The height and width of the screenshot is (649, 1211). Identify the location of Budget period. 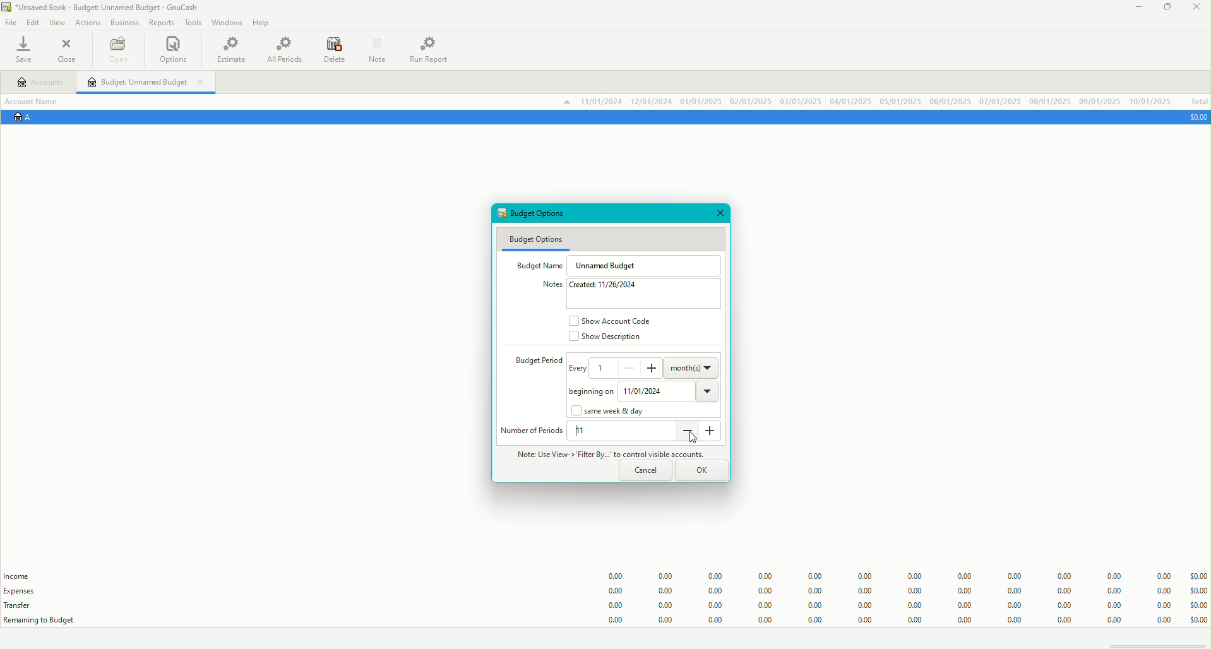
(532, 362).